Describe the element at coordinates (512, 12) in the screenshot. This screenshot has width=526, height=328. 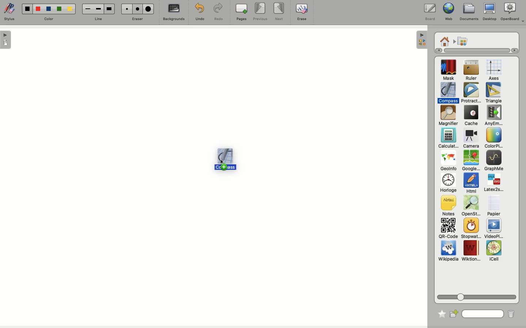
I see `OpenBoard` at that location.